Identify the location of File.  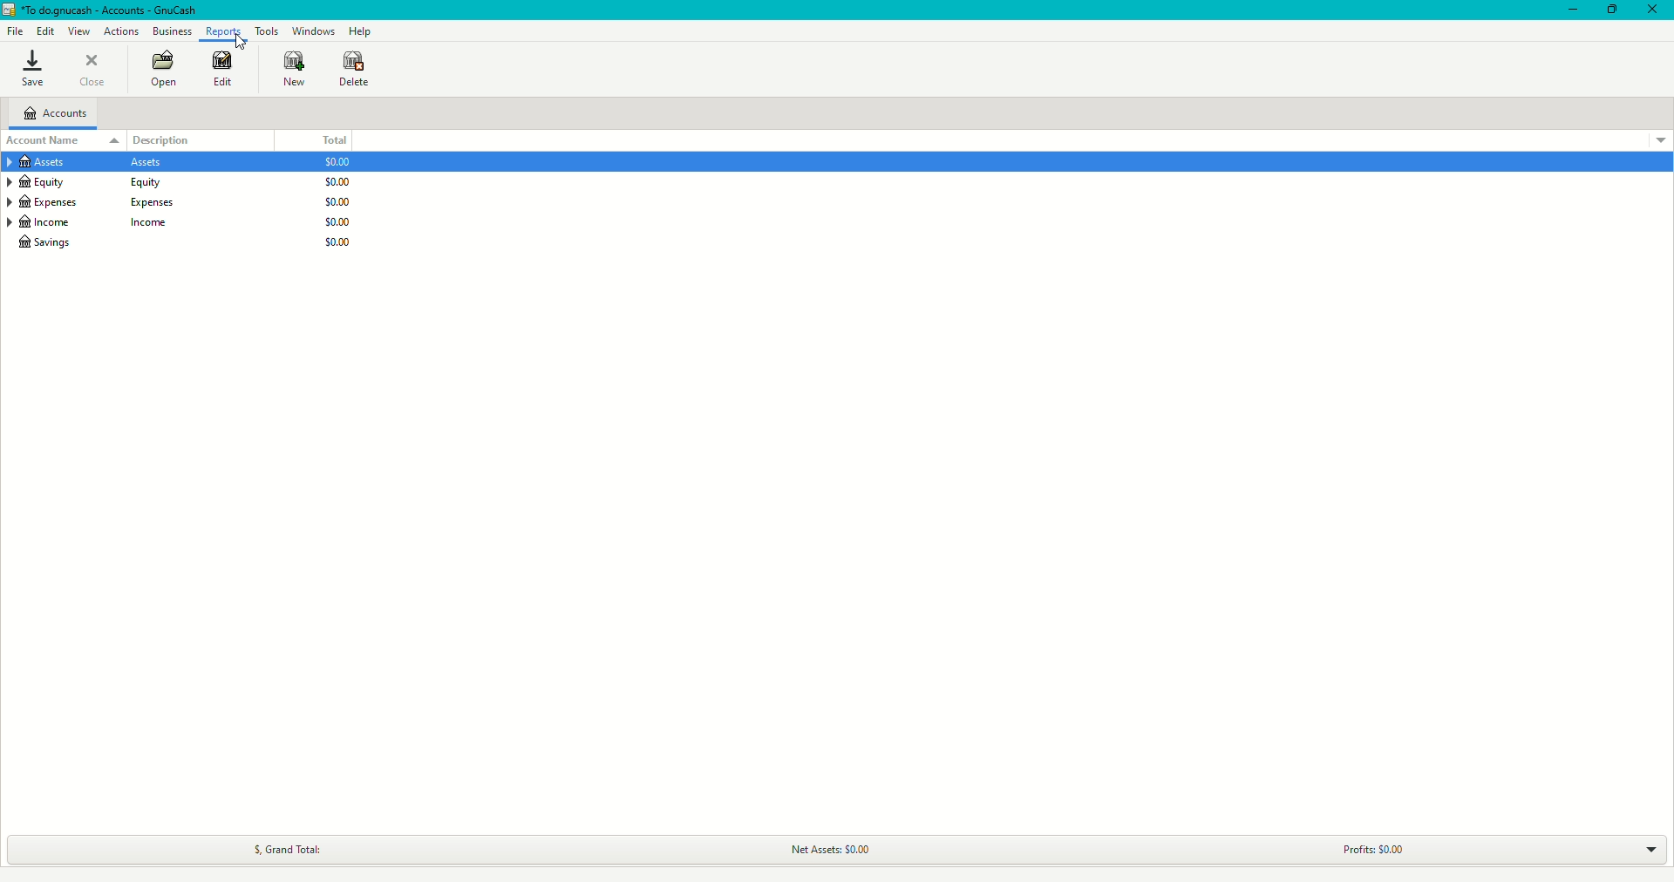
(18, 31).